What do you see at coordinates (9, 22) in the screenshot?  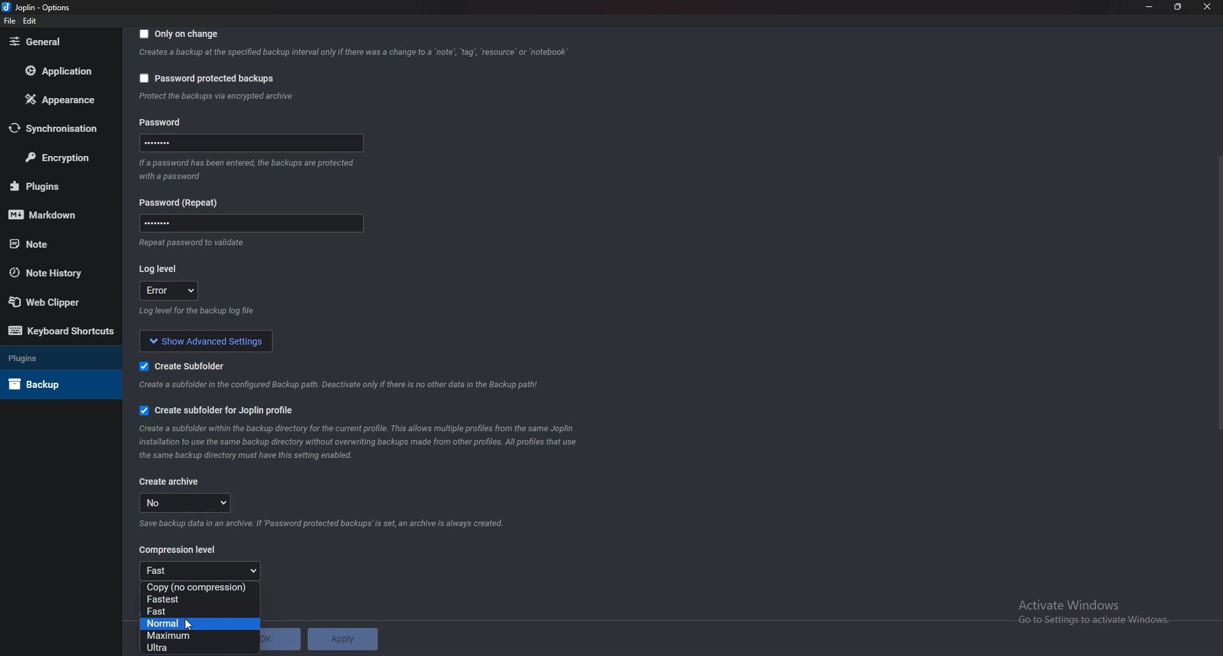 I see `file` at bounding box center [9, 22].